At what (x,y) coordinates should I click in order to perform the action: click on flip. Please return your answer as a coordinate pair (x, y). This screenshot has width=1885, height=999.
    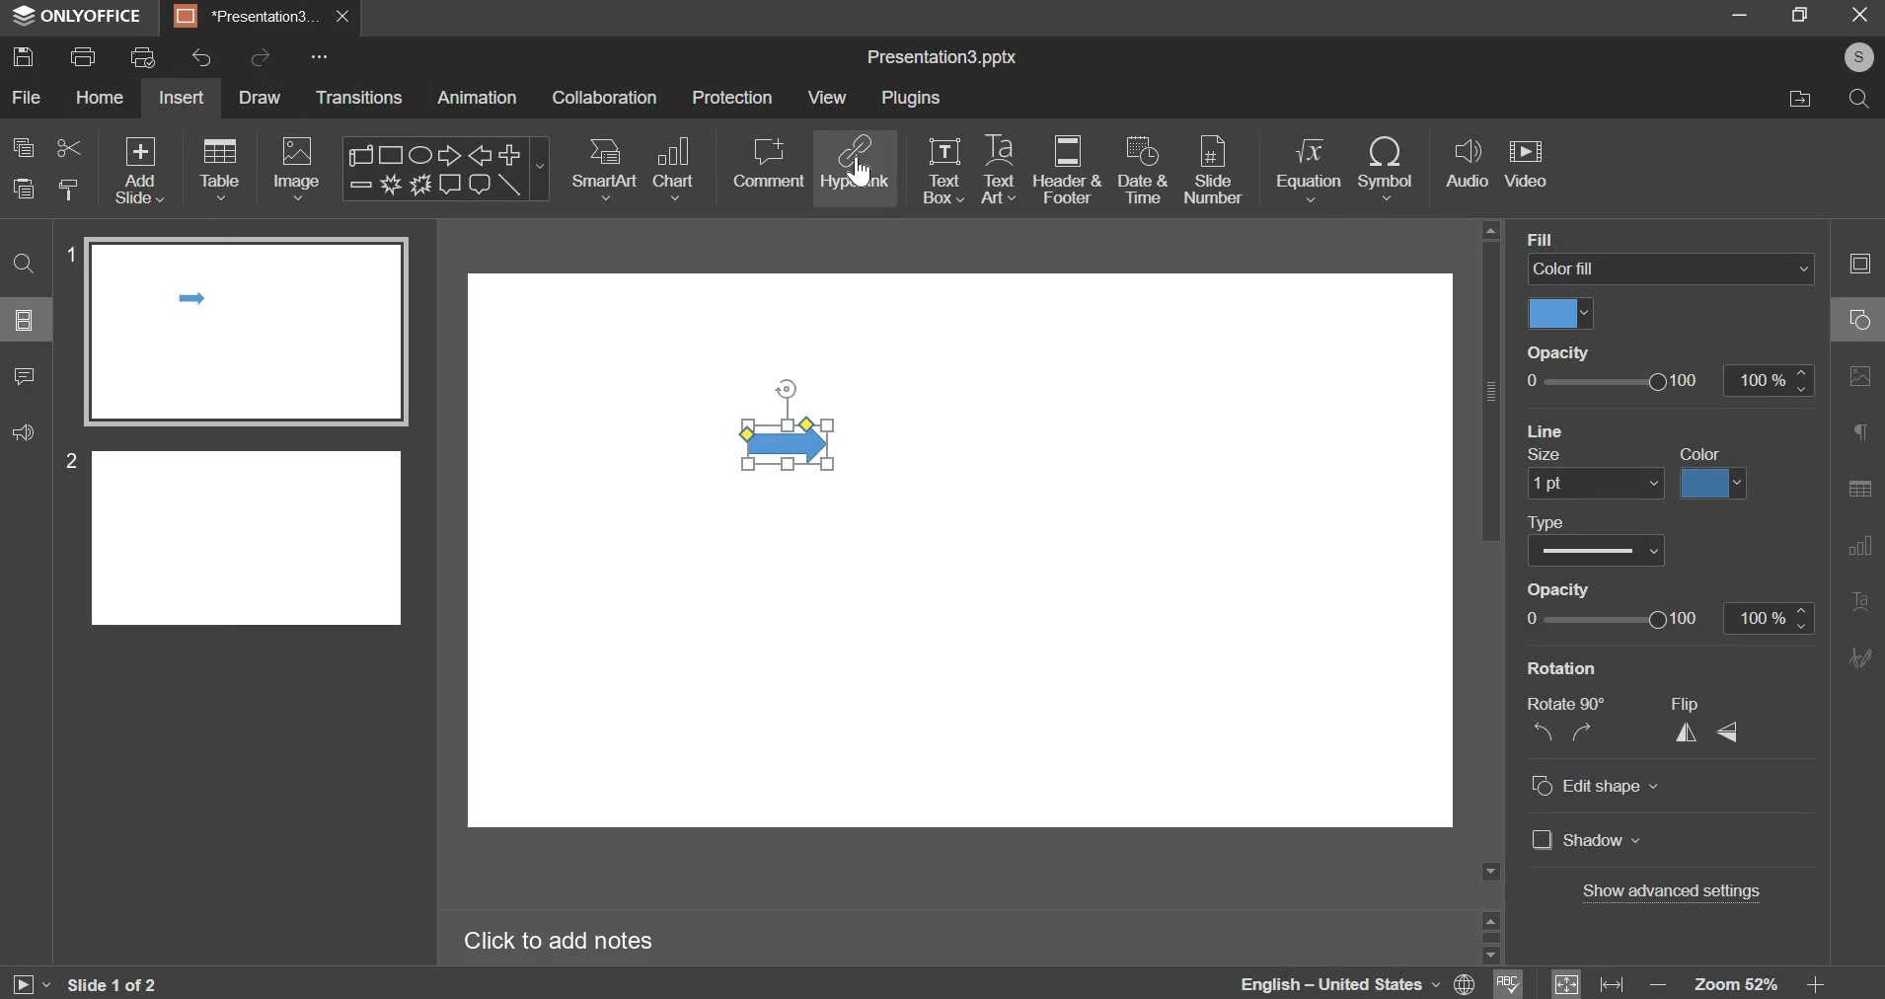
    Looking at the image, I should click on (1684, 705).